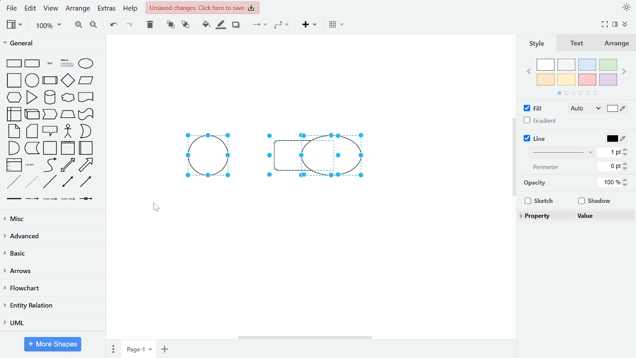  Describe the element at coordinates (595, 201) in the screenshot. I see `Shadow` at that location.